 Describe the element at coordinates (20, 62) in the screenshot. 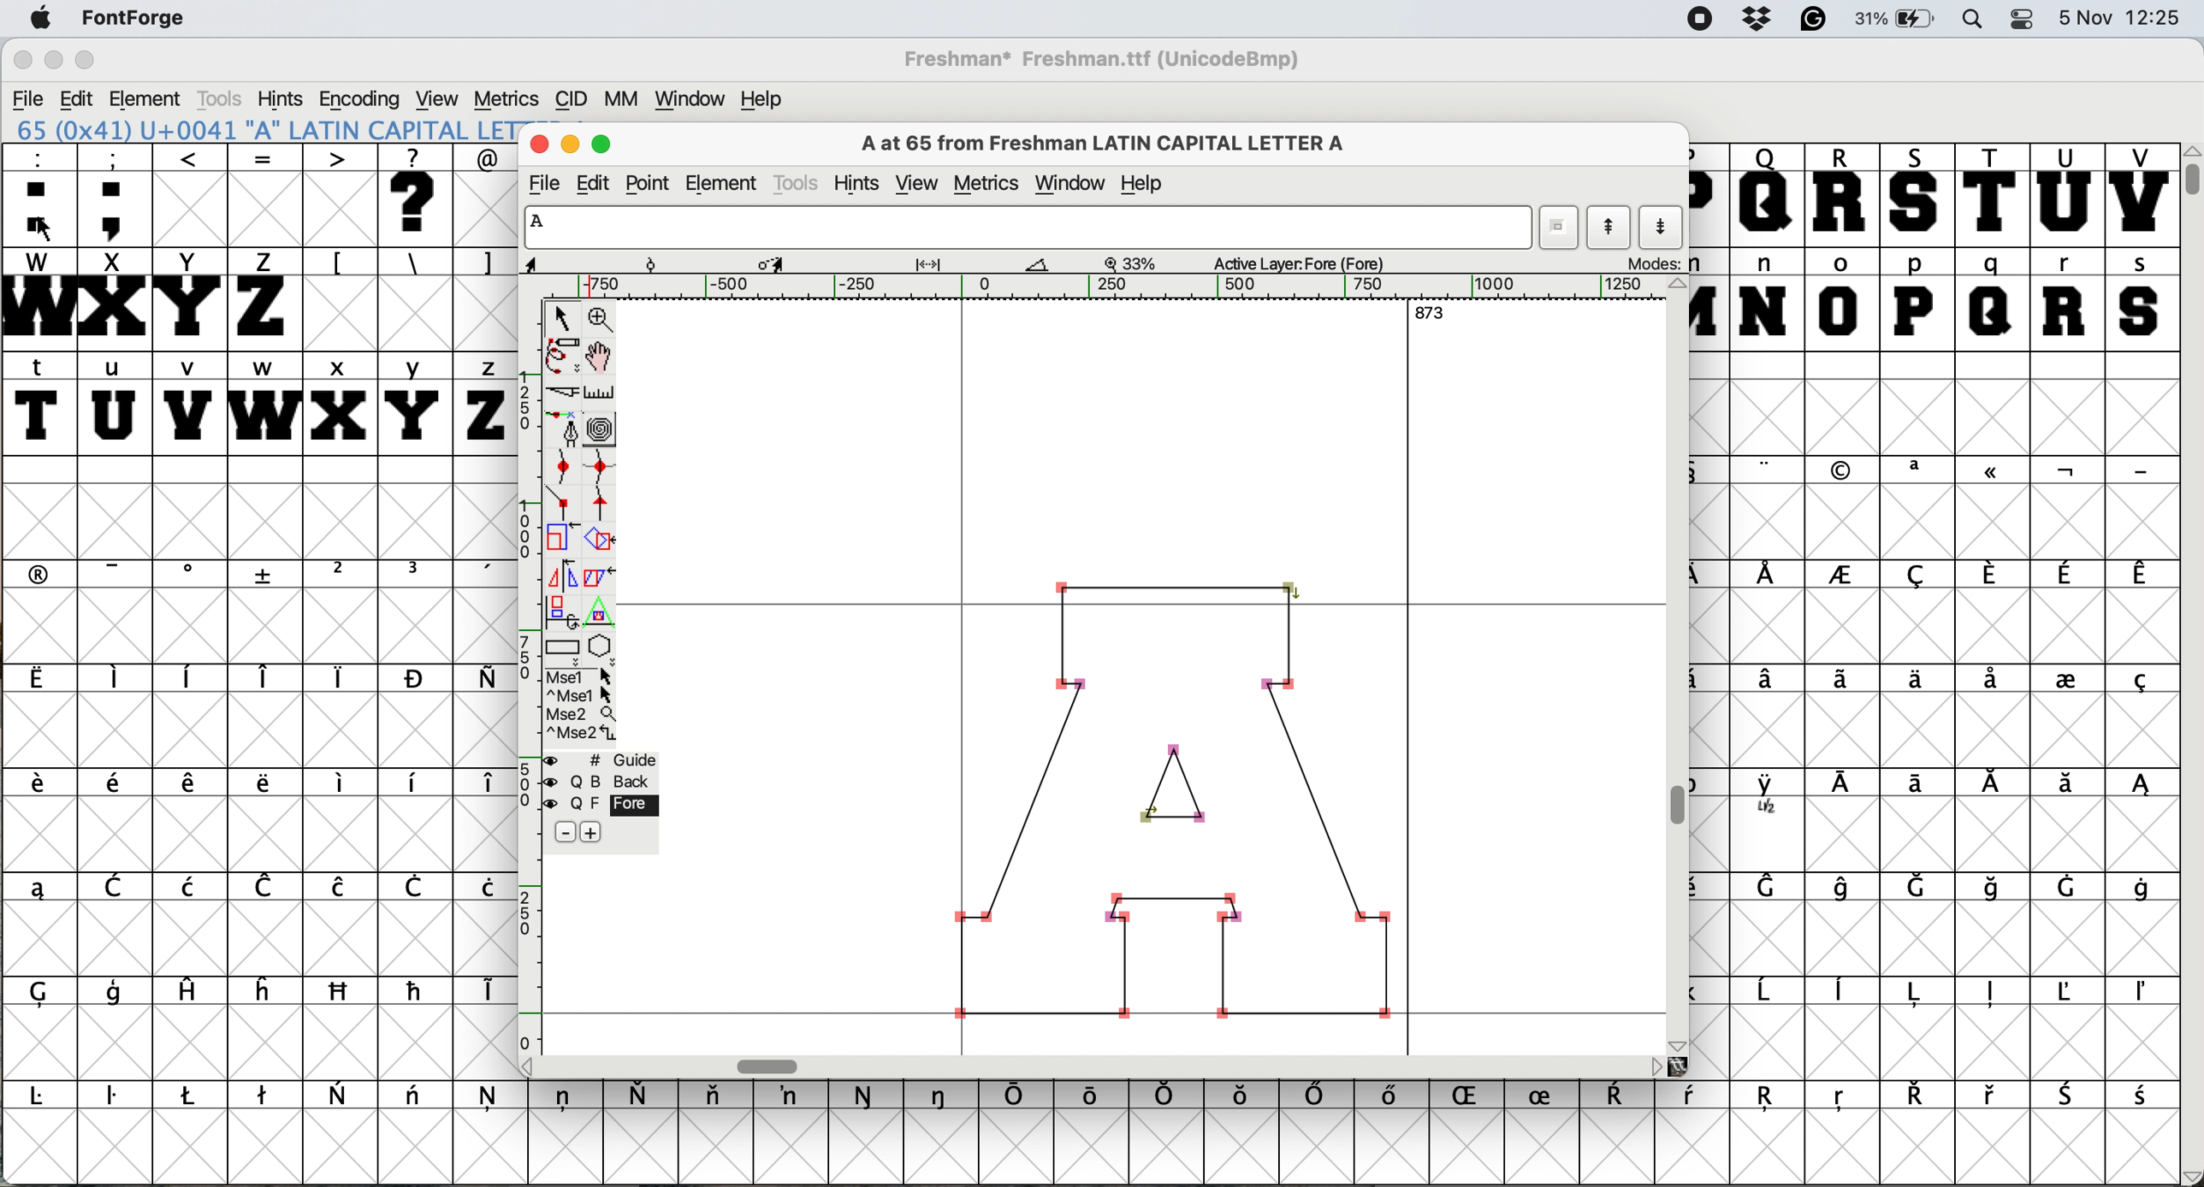

I see `close` at that location.